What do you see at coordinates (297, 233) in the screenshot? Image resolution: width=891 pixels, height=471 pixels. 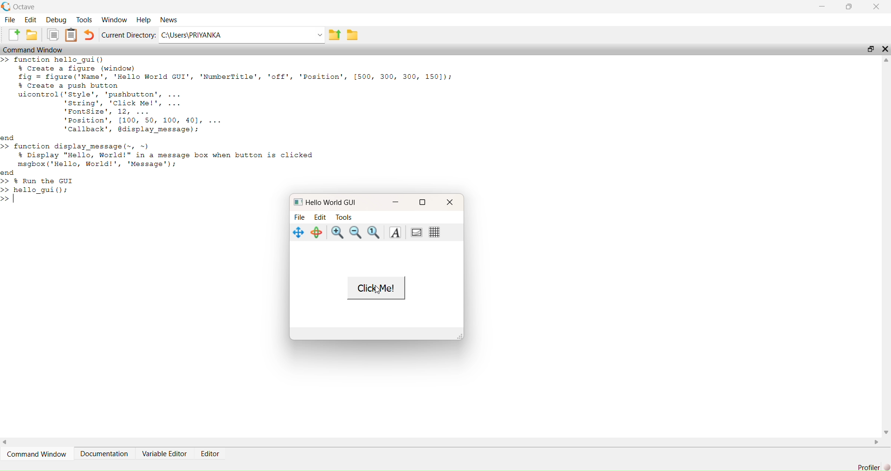 I see `navigate` at bounding box center [297, 233].